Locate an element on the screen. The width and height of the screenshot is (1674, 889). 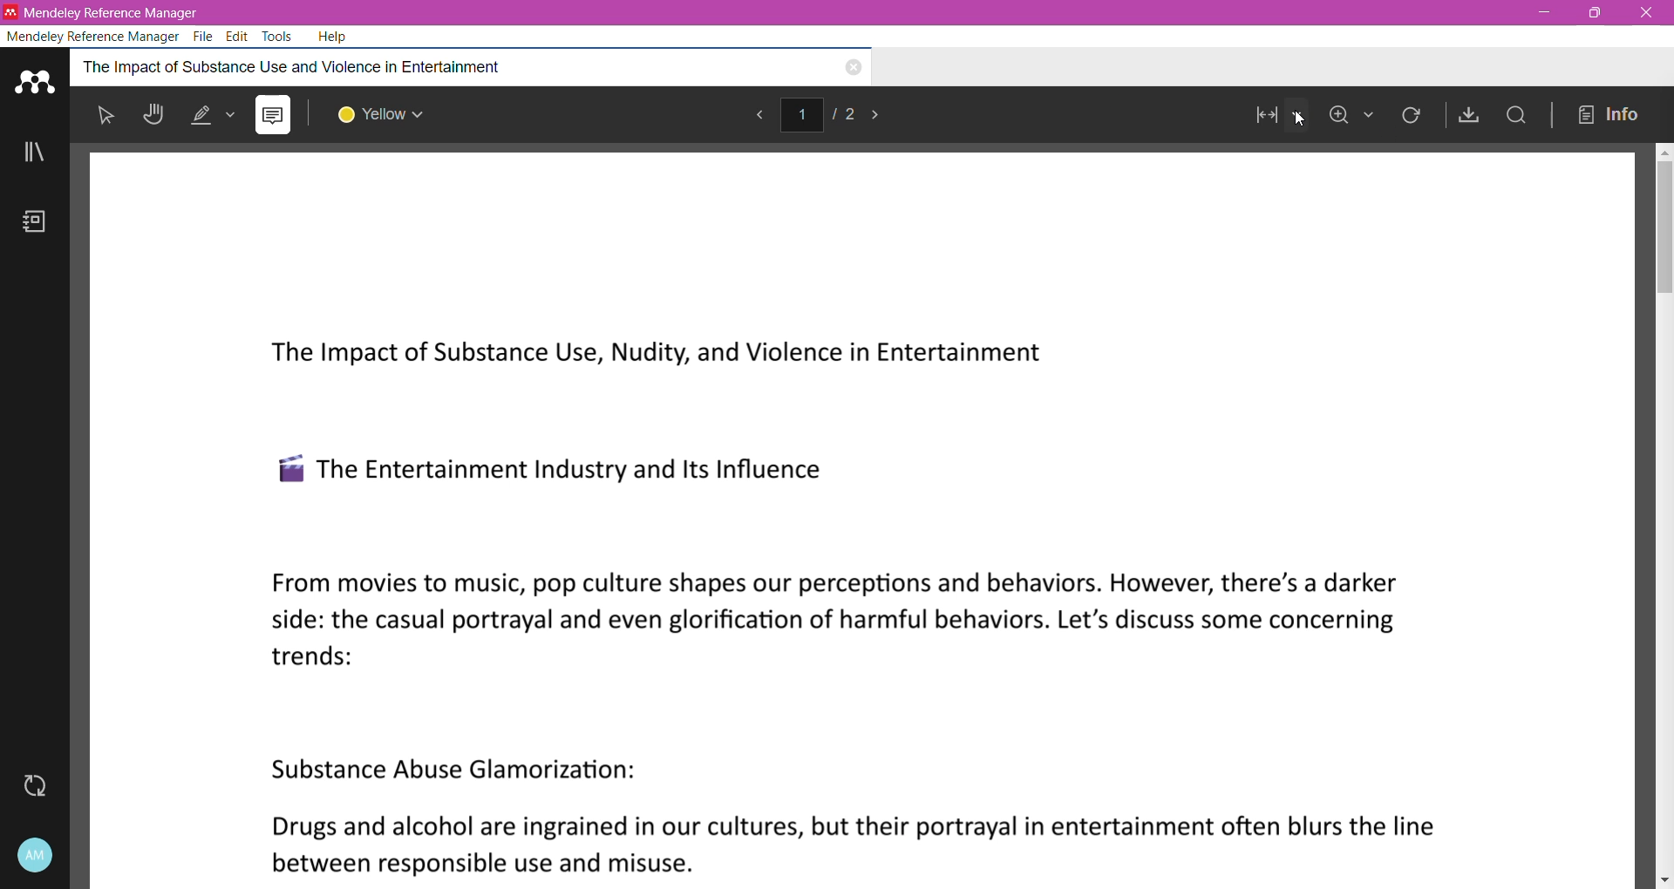
Restore Down is located at coordinates (1596, 12).